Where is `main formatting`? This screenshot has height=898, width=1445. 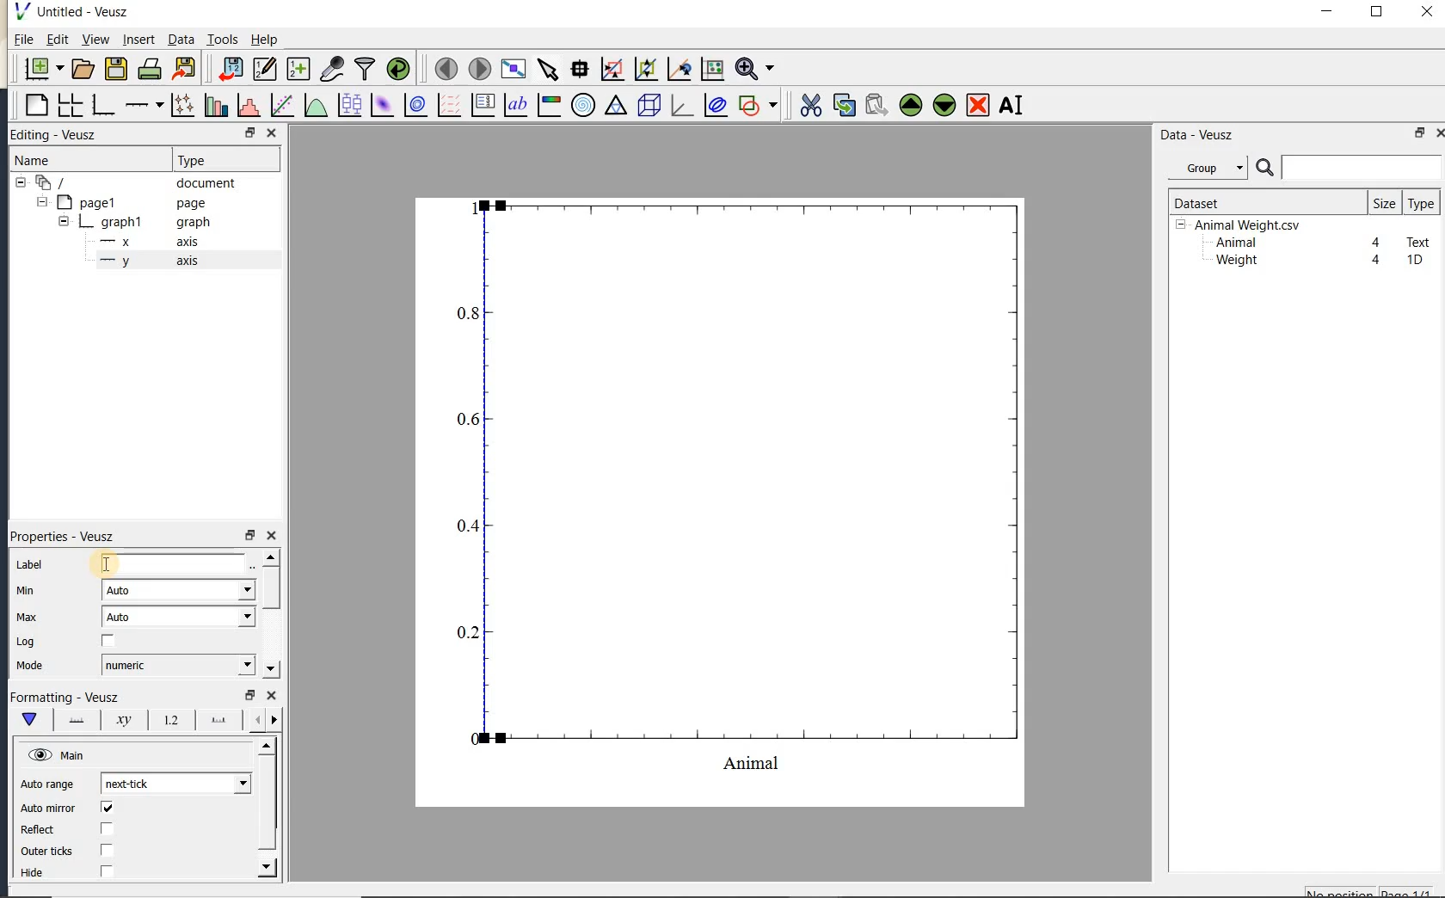
main formatting is located at coordinates (28, 719).